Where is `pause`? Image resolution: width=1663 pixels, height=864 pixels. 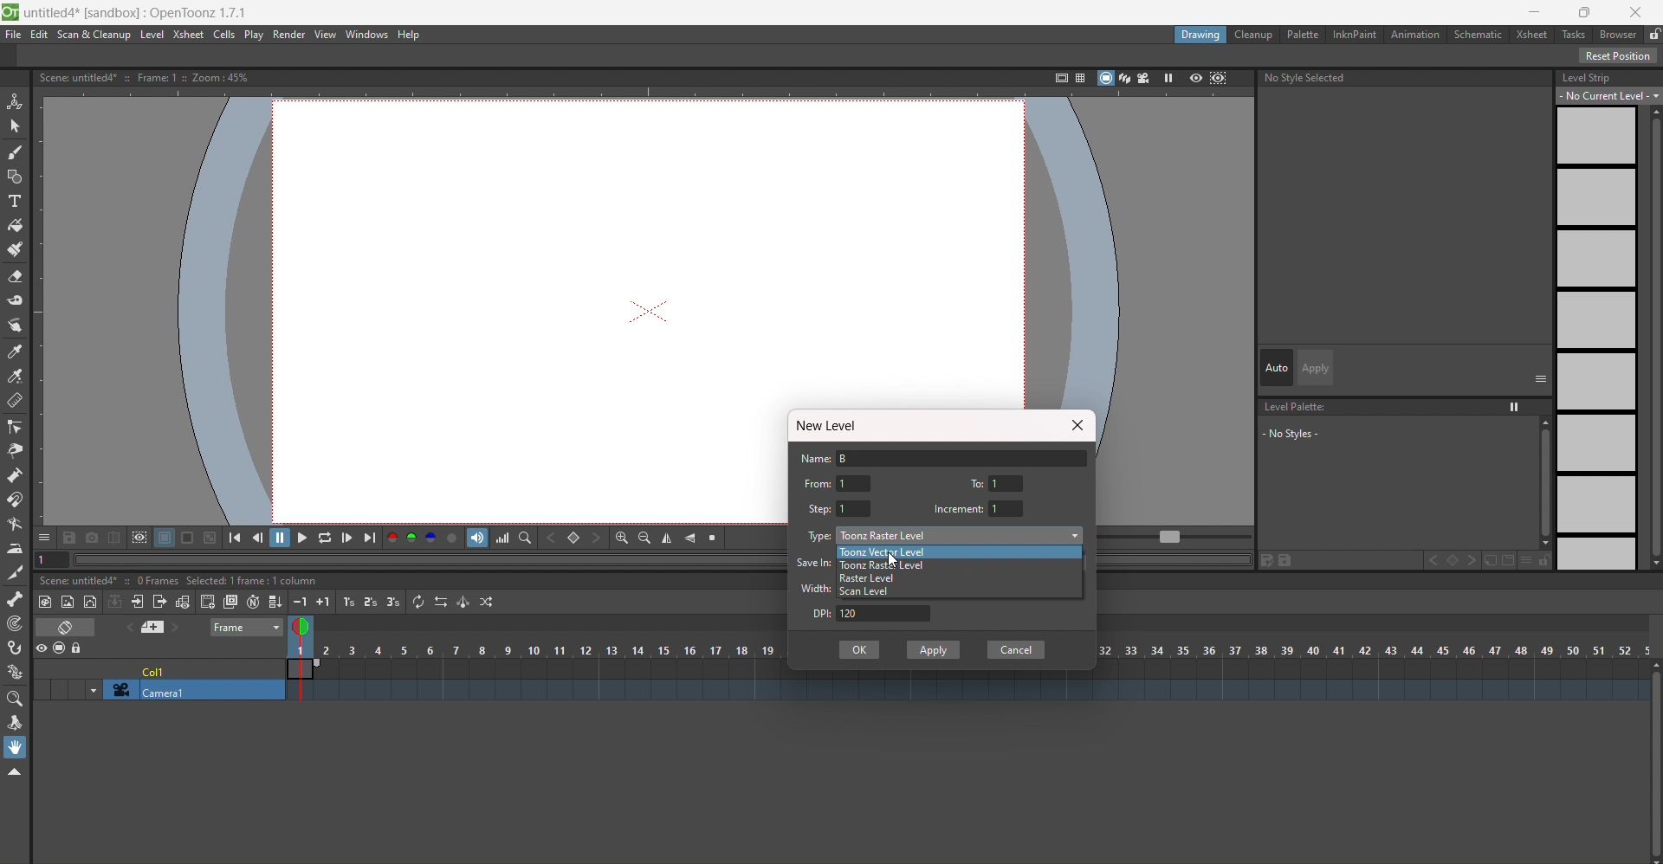 pause is located at coordinates (281, 538).